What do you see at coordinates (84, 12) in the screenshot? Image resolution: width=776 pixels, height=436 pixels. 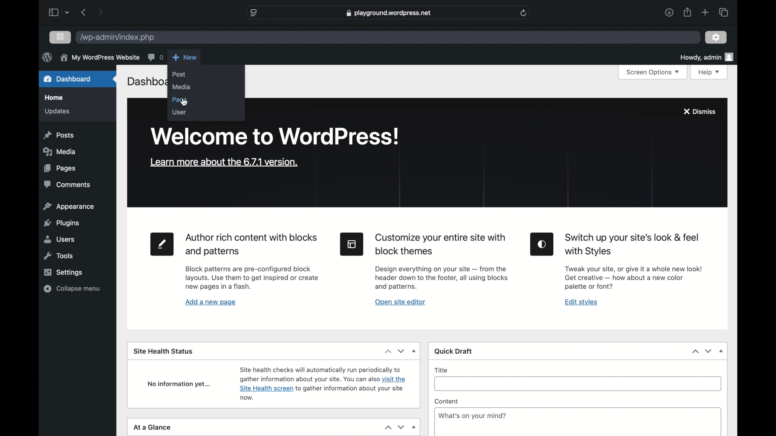 I see `previous page` at bounding box center [84, 12].